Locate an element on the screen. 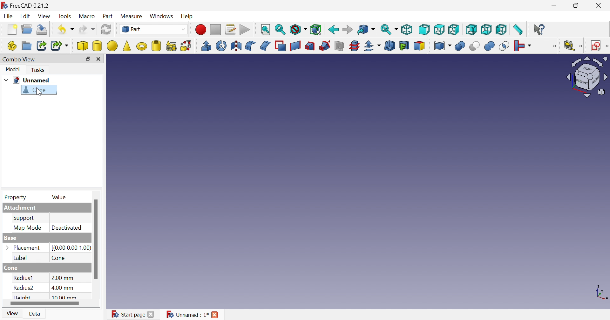 The height and width of the screenshot is (320, 610). Create projection on surface is located at coordinates (405, 46).